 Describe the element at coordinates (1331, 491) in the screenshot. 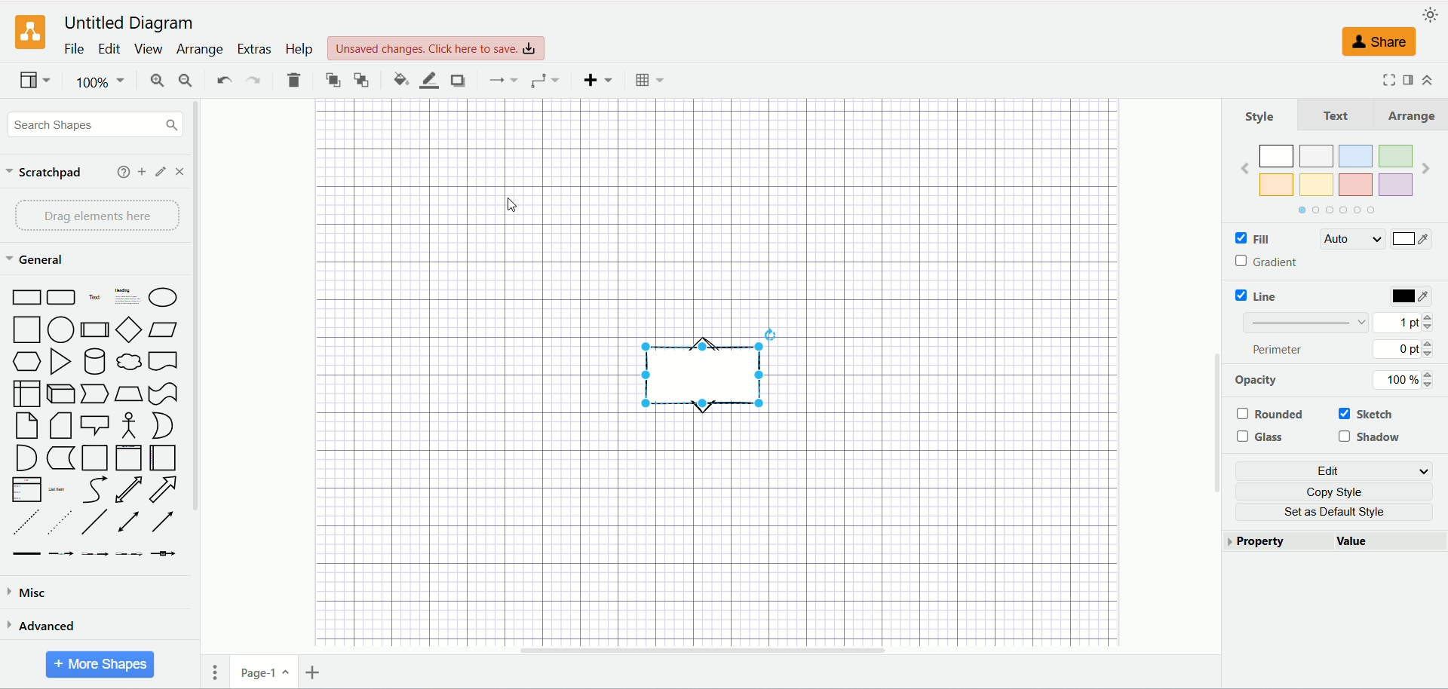

I see `copy style` at that location.